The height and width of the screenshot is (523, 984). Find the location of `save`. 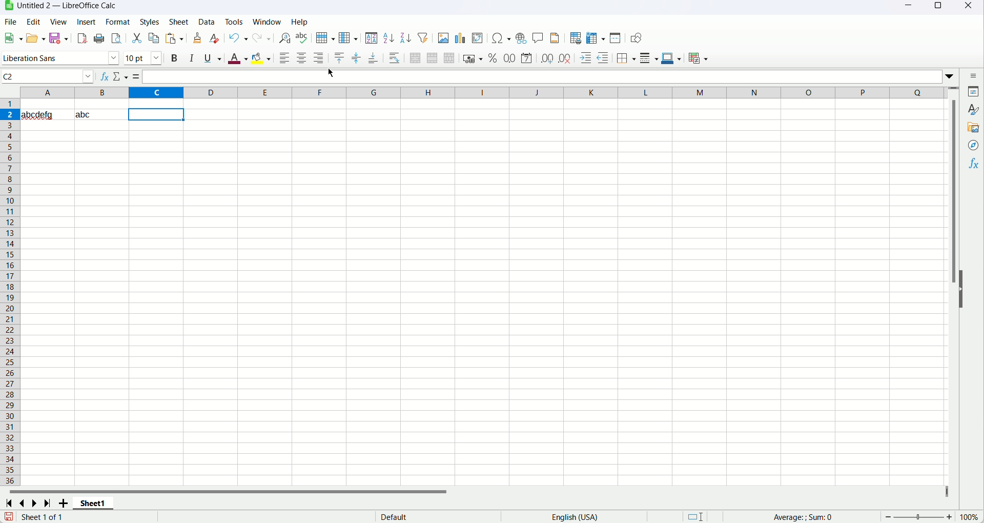

save is located at coordinates (59, 38).